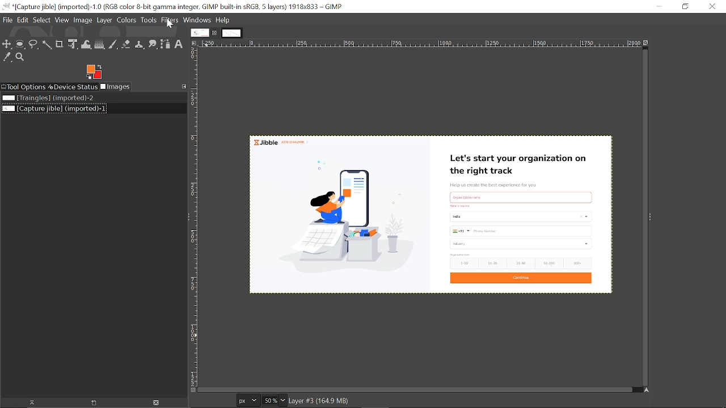 The height and width of the screenshot is (408, 726). What do you see at coordinates (223, 20) in the screenshot?
I see `Help` at bounding box center [223, 20].